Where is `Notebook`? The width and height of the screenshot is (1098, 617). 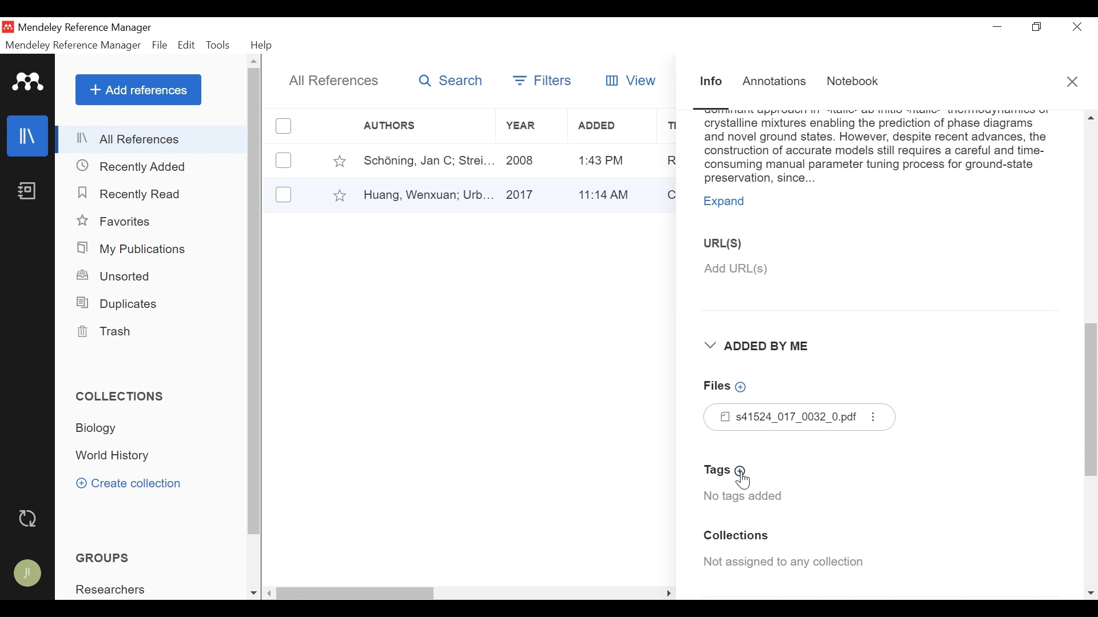
Notebook is located at coordinates (856, 82).